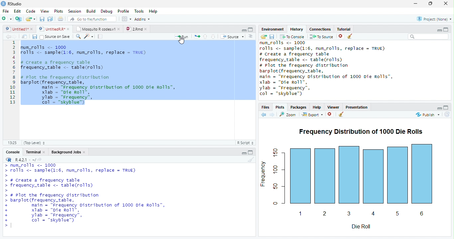  I want to click on 5, so click(398, 213).